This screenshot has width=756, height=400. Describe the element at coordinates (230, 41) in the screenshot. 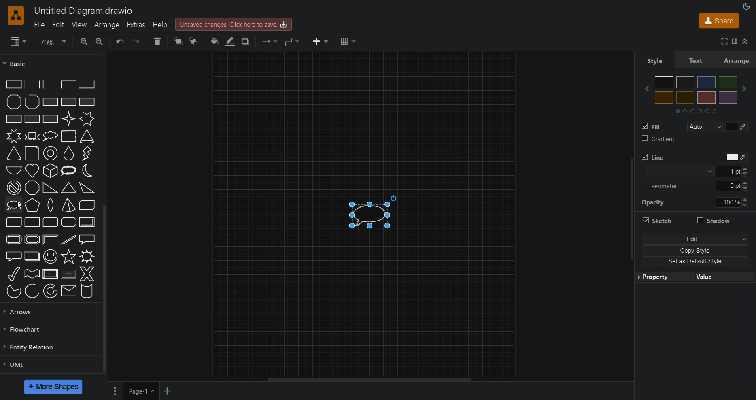

I see `Line Color` at that location.